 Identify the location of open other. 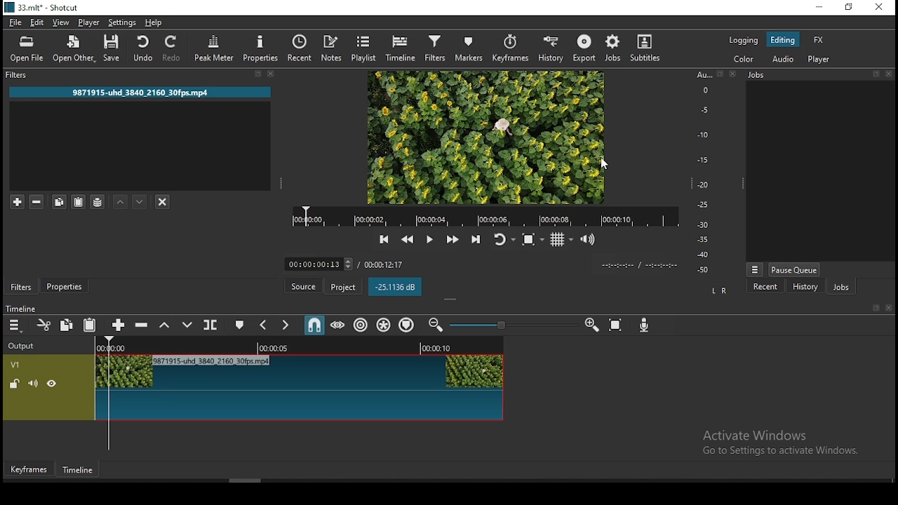
(75, 49).